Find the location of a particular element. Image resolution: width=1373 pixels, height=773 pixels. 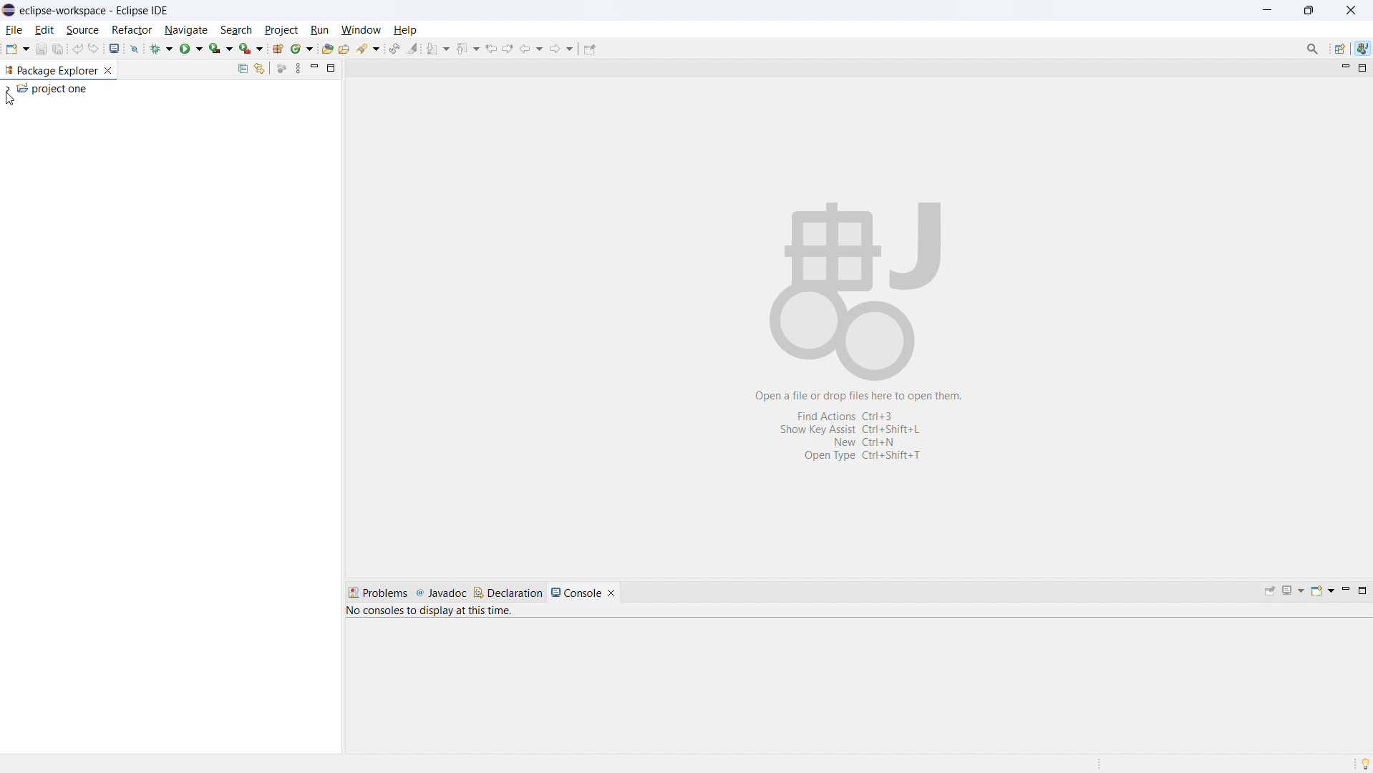

project is located at coordinates (281, 29).